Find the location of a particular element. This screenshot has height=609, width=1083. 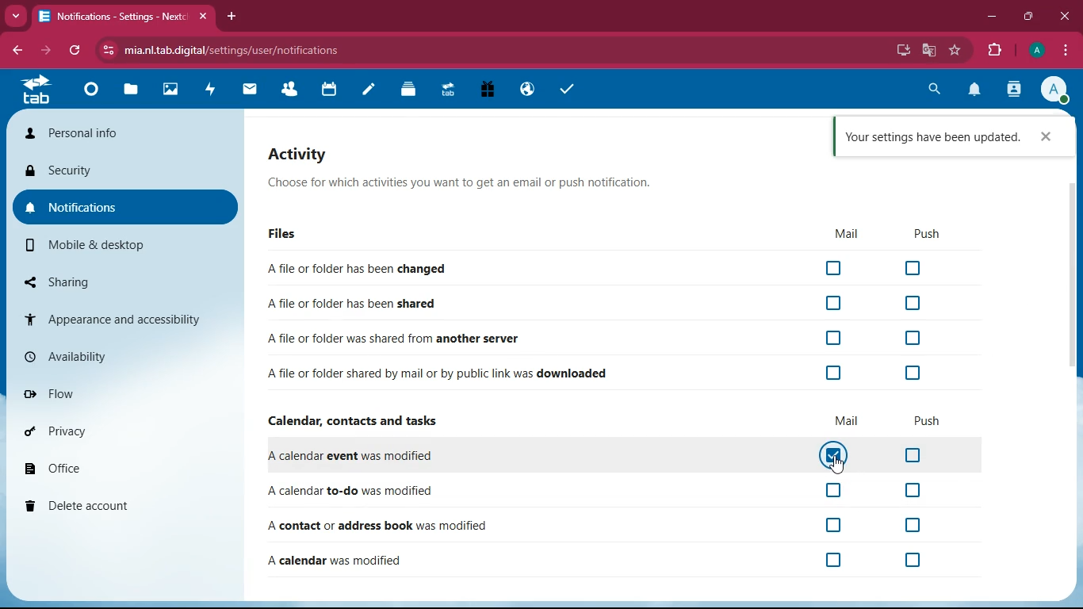

A file or folder was shared from another server is located at coordinates (604, 339).